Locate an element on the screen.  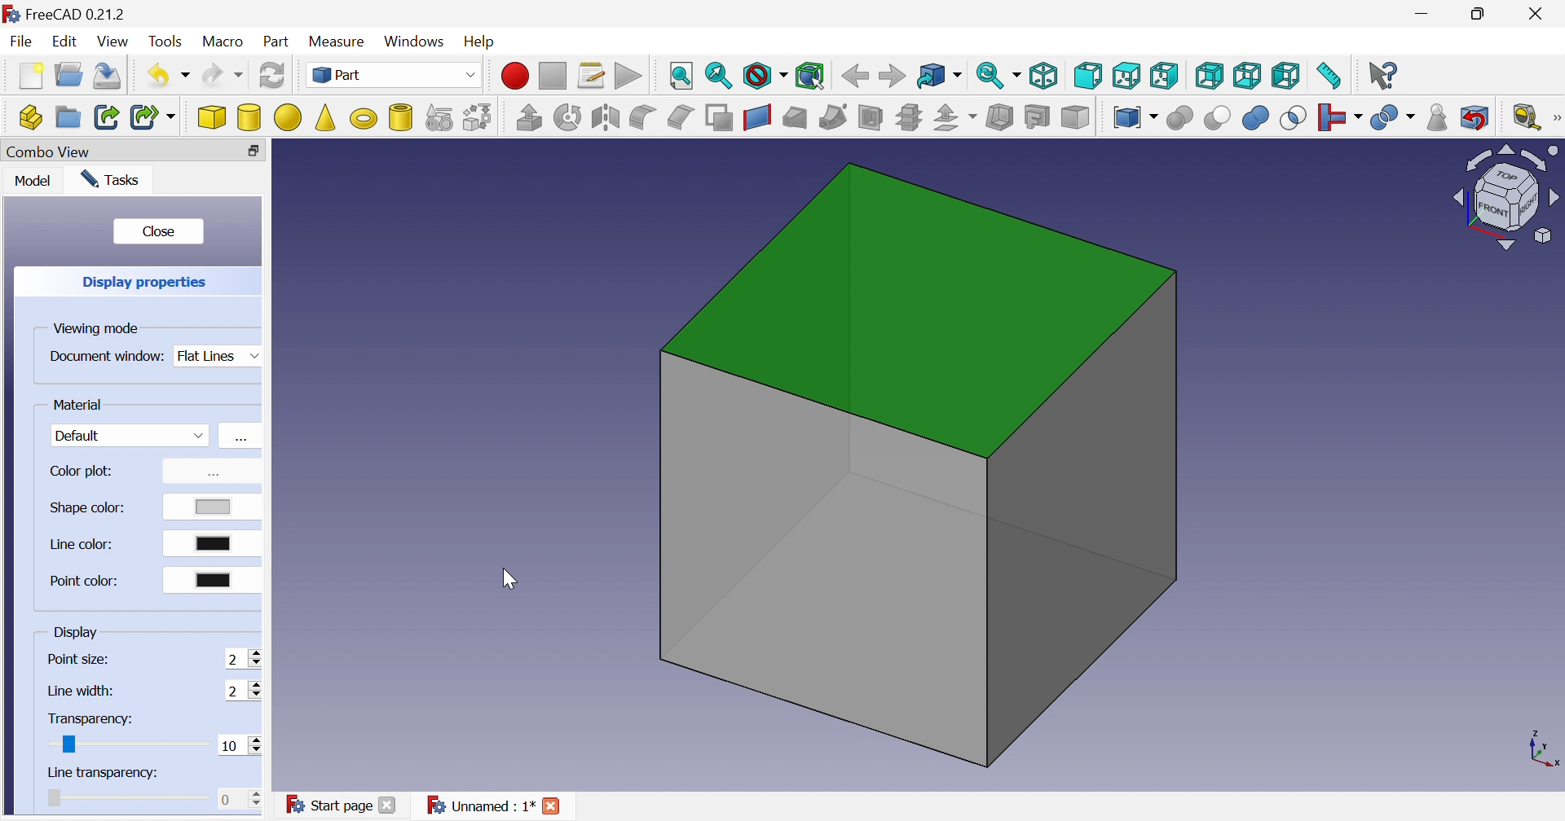
[Measure] is located at coordinates (1555, 116).